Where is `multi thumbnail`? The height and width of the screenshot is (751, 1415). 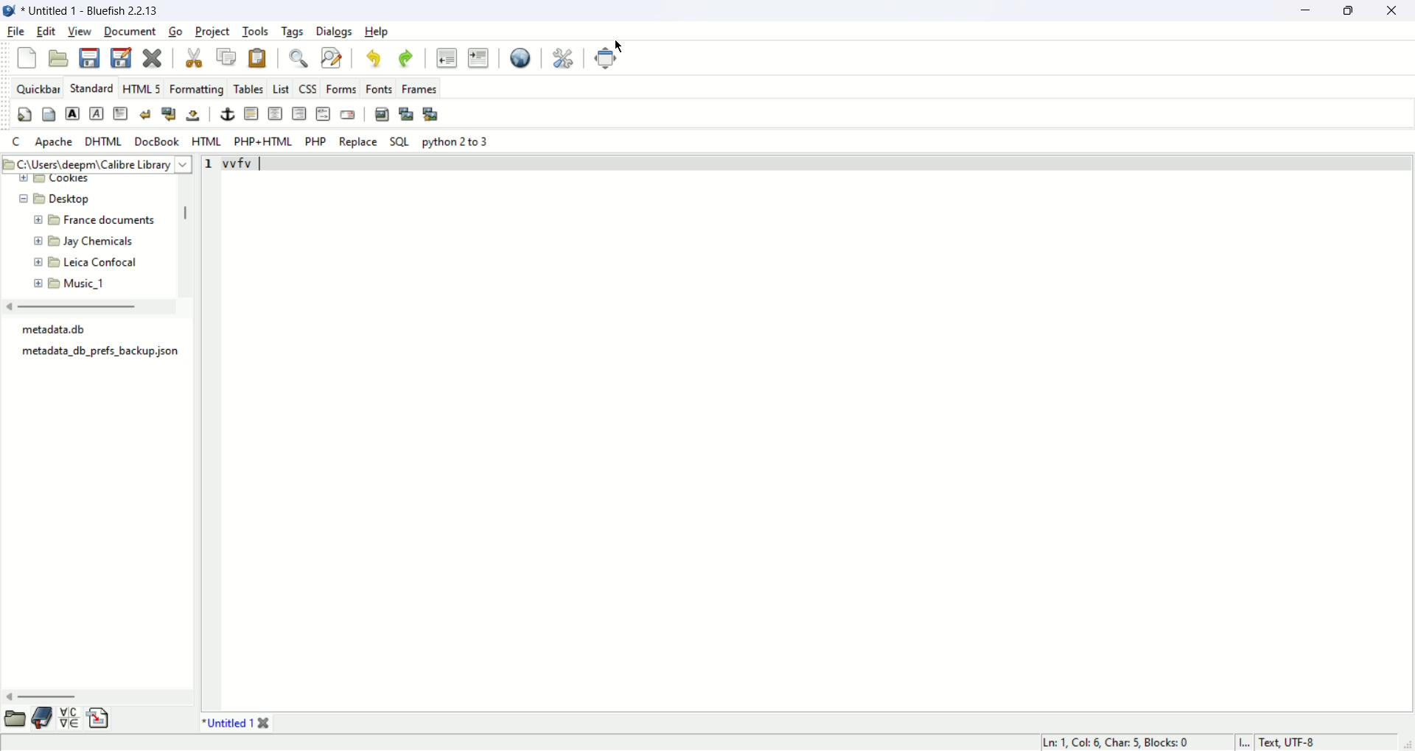 multi thumbnail is located at coordinates (430, 112).